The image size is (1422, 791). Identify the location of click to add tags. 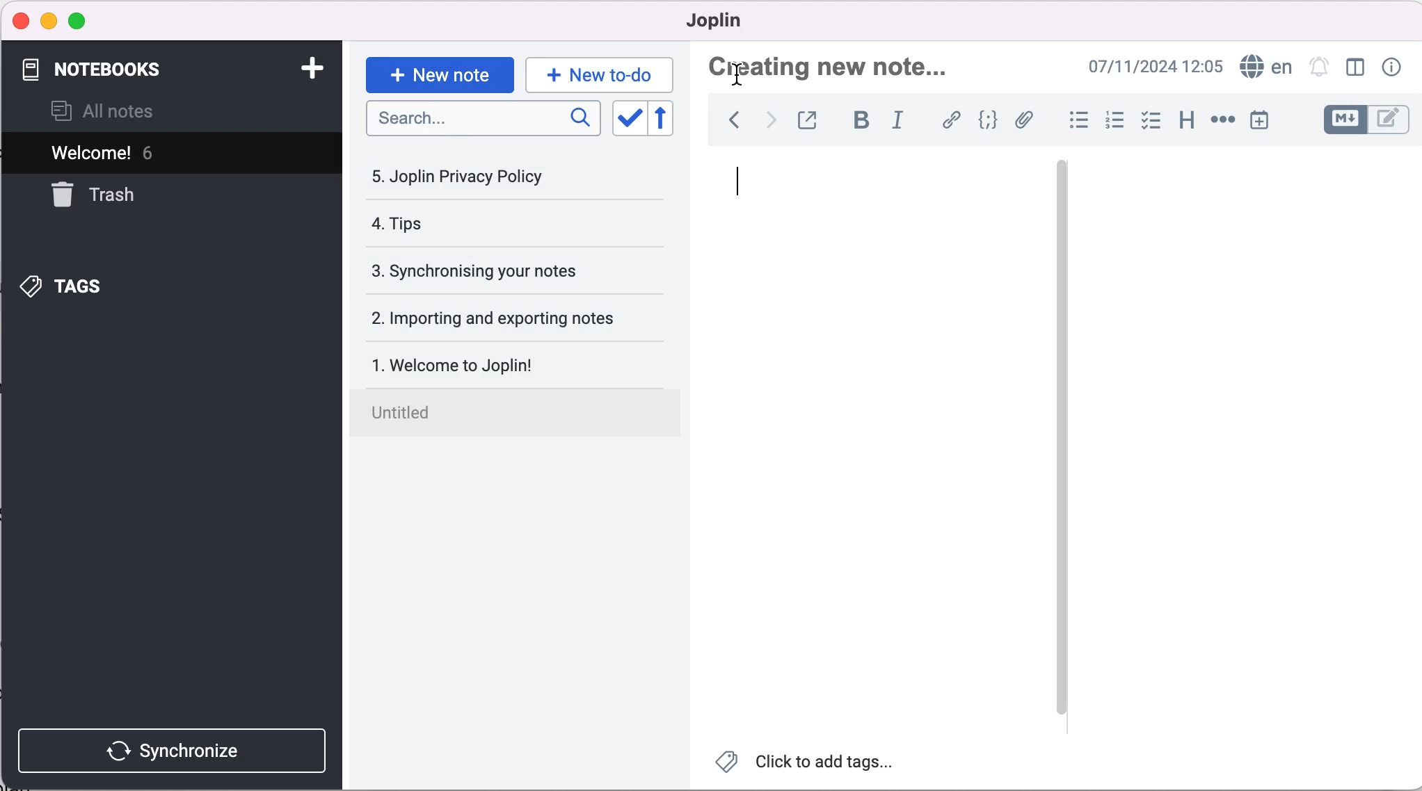
(806, 765).